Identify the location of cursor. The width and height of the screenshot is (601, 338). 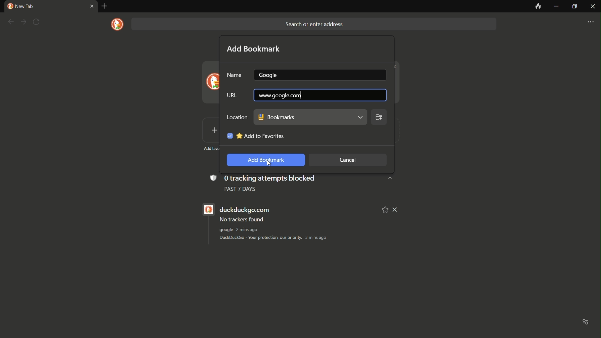
(271, 163).